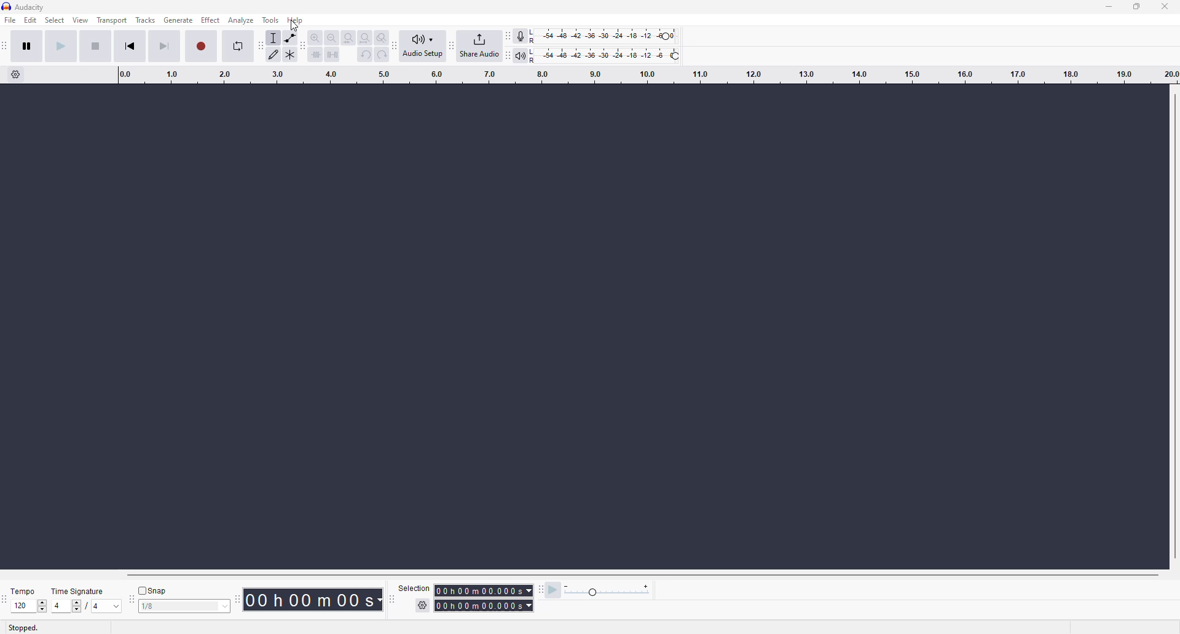  What do you see at coordinates (210, 22) in the screenshot?
I see `effect` at bounding box center [210, 22].